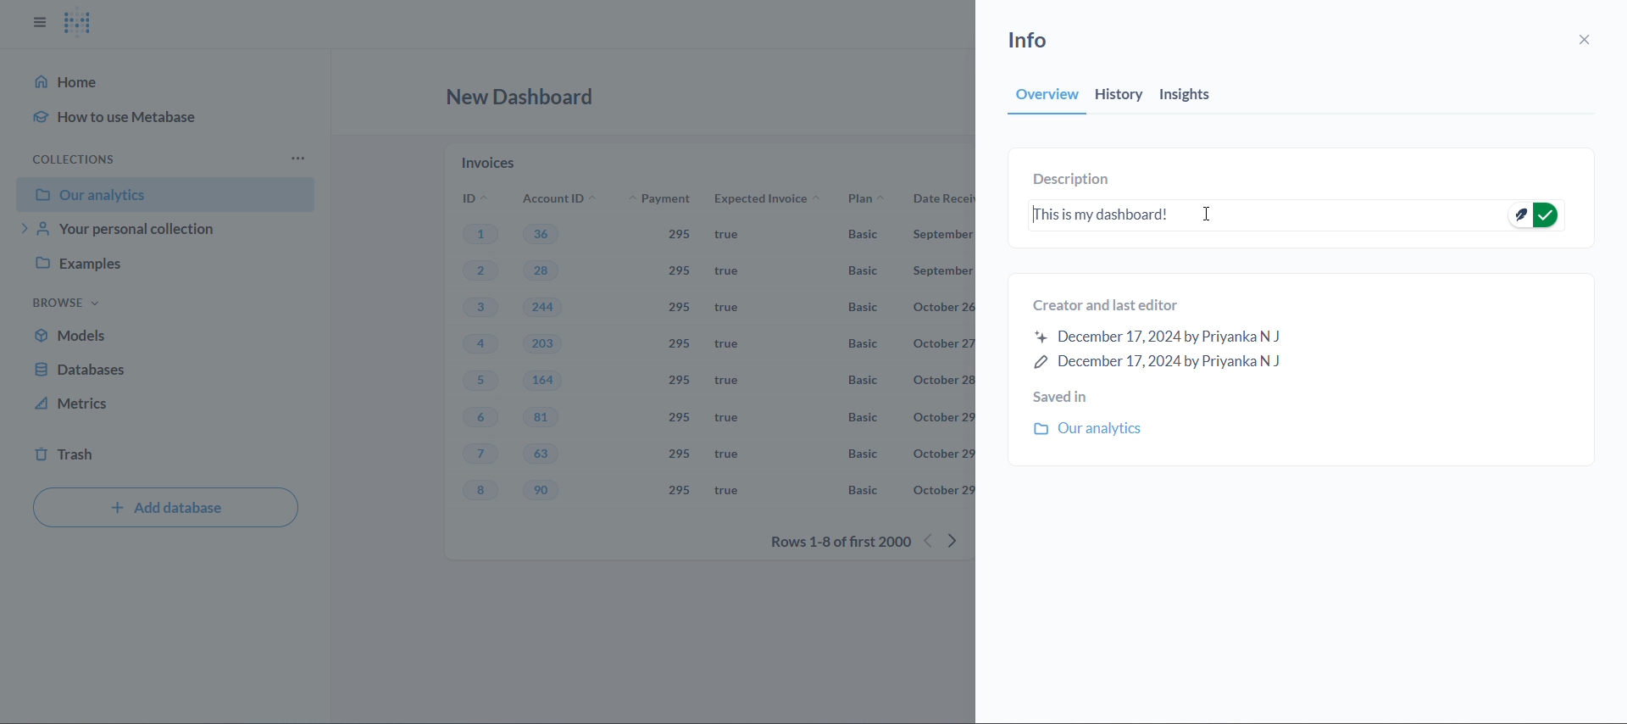  I want to click on october 27, so click(943, 345).